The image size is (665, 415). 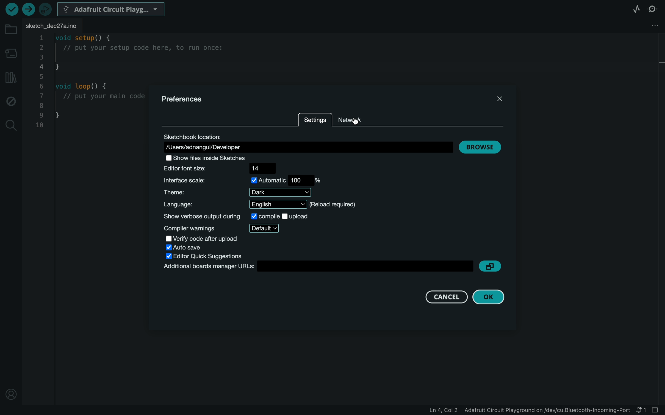 What do you see at coordinates (46, 9) in the screenshot?
I see `debugger` at bounding box center [46, 9].